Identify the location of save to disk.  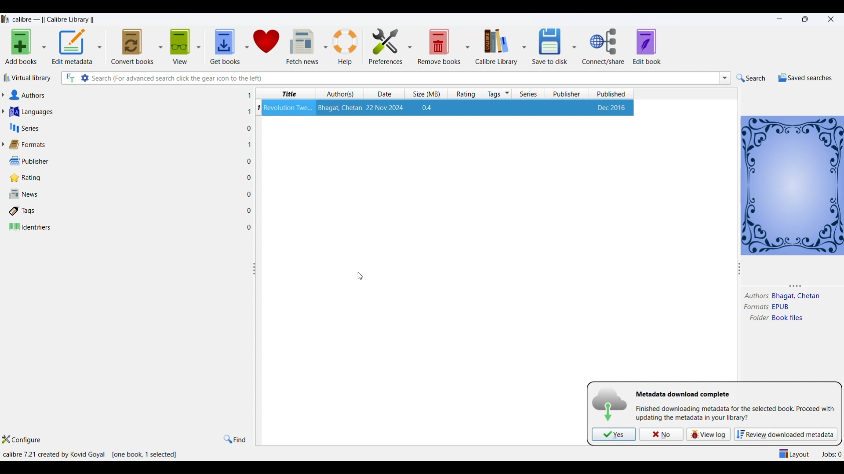
(548, 44).